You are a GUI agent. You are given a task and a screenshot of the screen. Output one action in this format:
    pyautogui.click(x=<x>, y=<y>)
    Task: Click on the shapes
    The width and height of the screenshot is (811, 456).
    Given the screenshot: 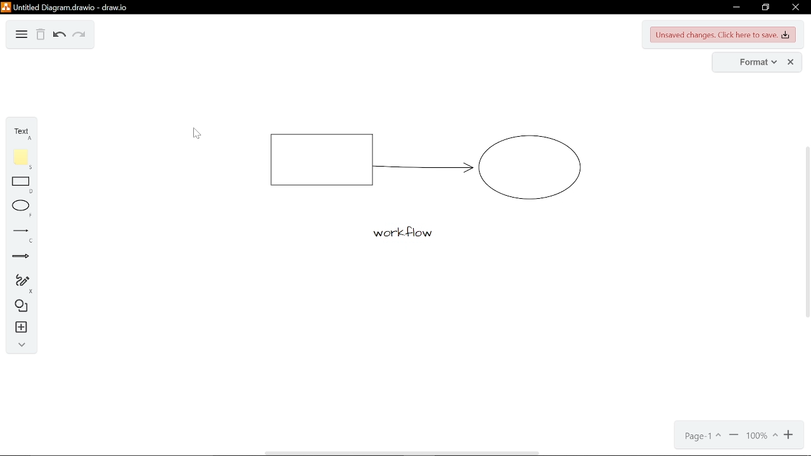 What is the action you would take?
    pyautogui.click(x=22, y=307)
    